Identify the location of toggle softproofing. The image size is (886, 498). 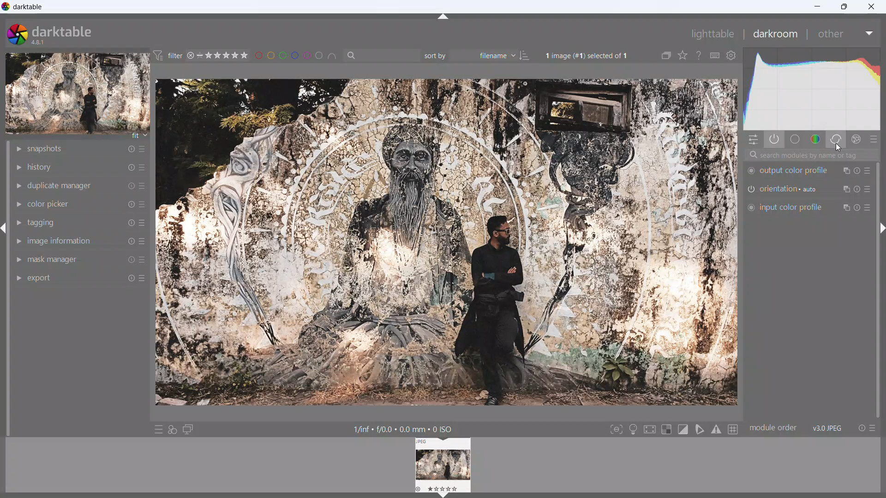
(699, 430).